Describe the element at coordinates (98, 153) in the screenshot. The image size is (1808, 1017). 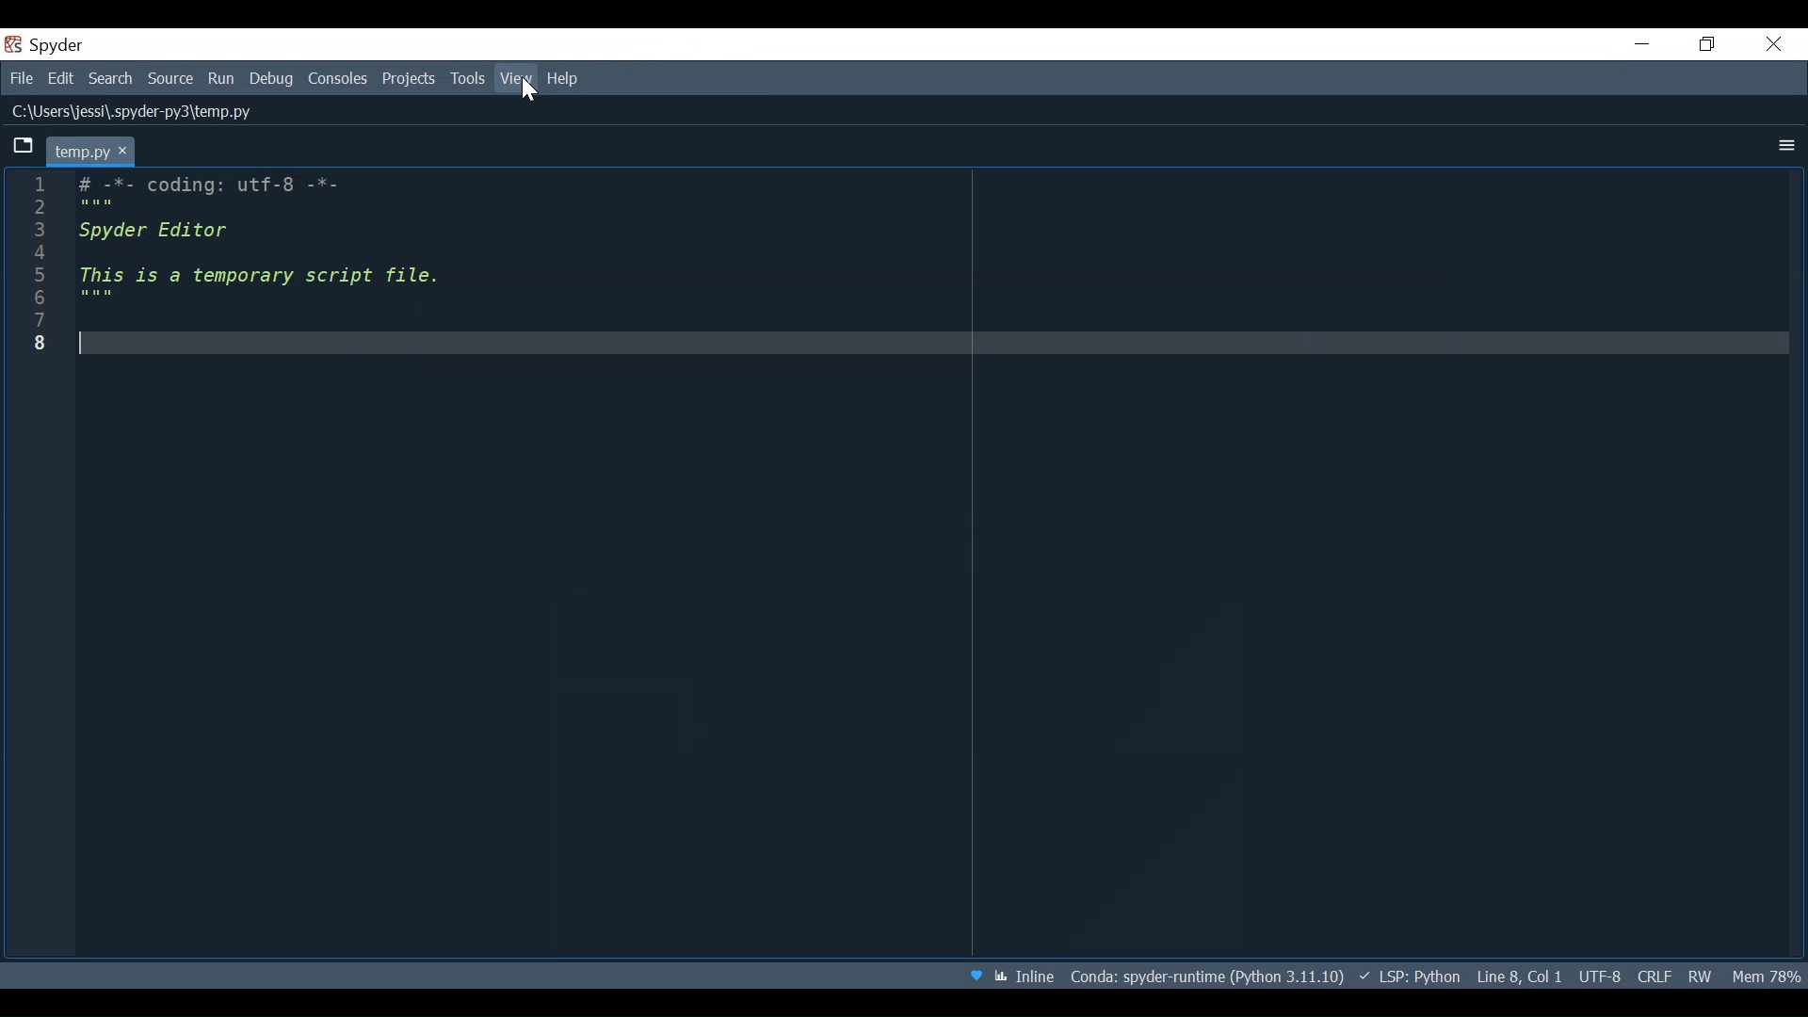
I see `temp.py X` at that location.